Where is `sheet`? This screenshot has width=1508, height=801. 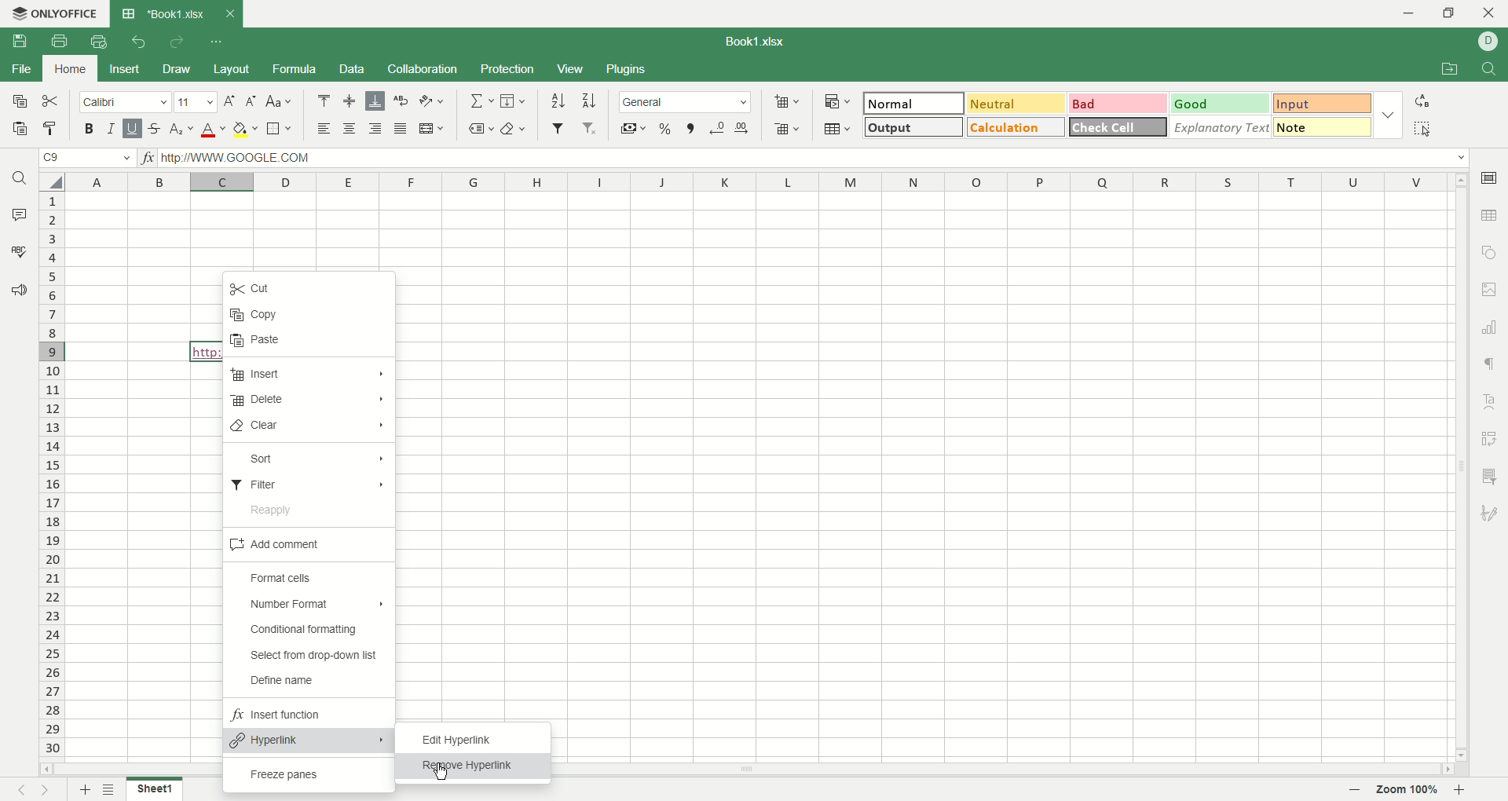
sheet is located at coordinates (153, 790).